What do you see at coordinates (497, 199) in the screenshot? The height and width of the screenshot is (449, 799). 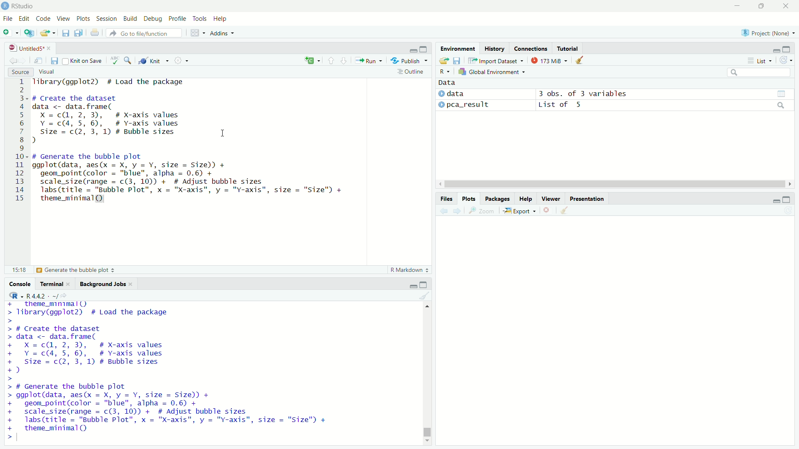 I see `packages` at bounding box center [497, 199].